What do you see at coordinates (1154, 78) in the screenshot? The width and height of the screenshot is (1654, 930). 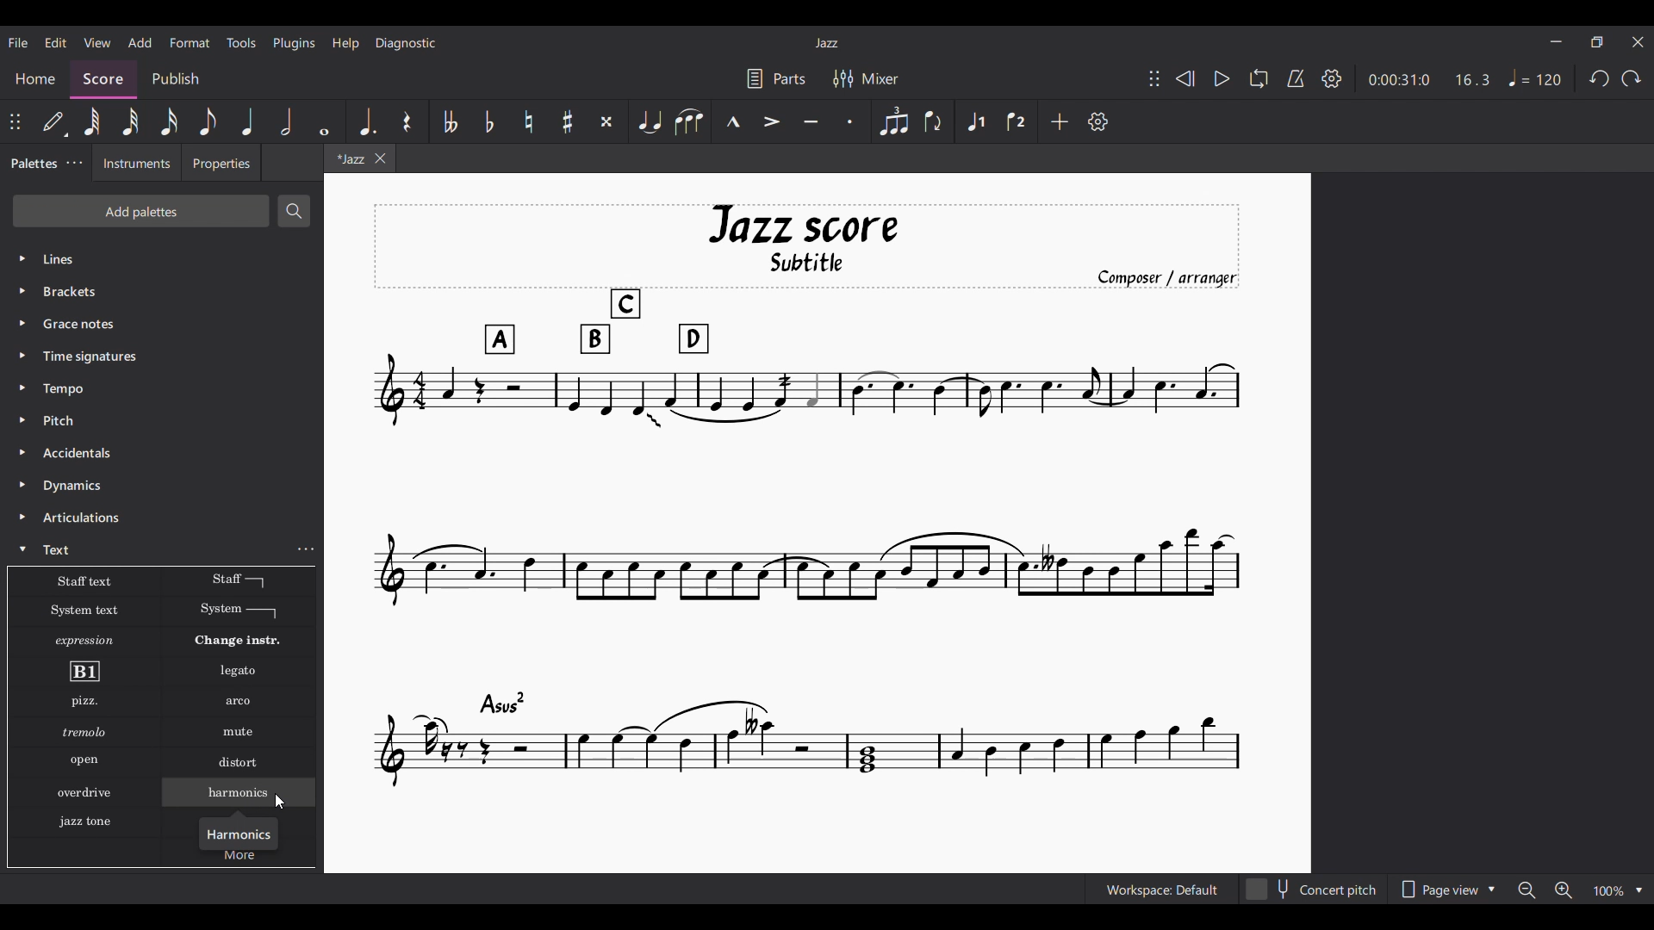 I see `Change position` at bounding box center [1154, 78].